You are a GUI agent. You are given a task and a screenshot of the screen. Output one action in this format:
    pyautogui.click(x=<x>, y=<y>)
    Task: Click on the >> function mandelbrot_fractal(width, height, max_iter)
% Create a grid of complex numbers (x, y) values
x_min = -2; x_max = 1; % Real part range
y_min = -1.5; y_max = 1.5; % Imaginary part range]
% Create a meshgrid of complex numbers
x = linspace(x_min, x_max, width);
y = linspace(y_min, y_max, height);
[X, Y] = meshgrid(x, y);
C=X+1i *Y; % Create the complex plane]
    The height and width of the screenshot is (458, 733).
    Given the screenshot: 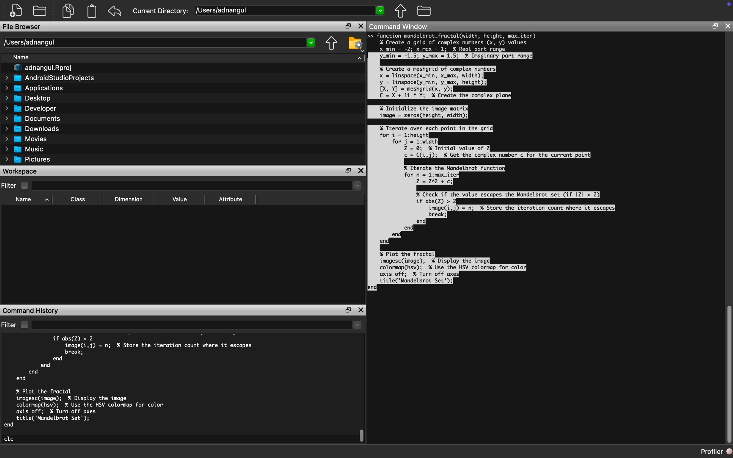 What is the action you would take?
    pyautogui.click(x=456, y=66)
    